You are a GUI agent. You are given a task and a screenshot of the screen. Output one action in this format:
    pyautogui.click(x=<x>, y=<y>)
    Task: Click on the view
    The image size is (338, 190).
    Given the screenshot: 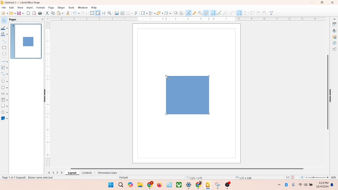 What is the action you would take?
    pyautogui.click(x=19, y=7)
    